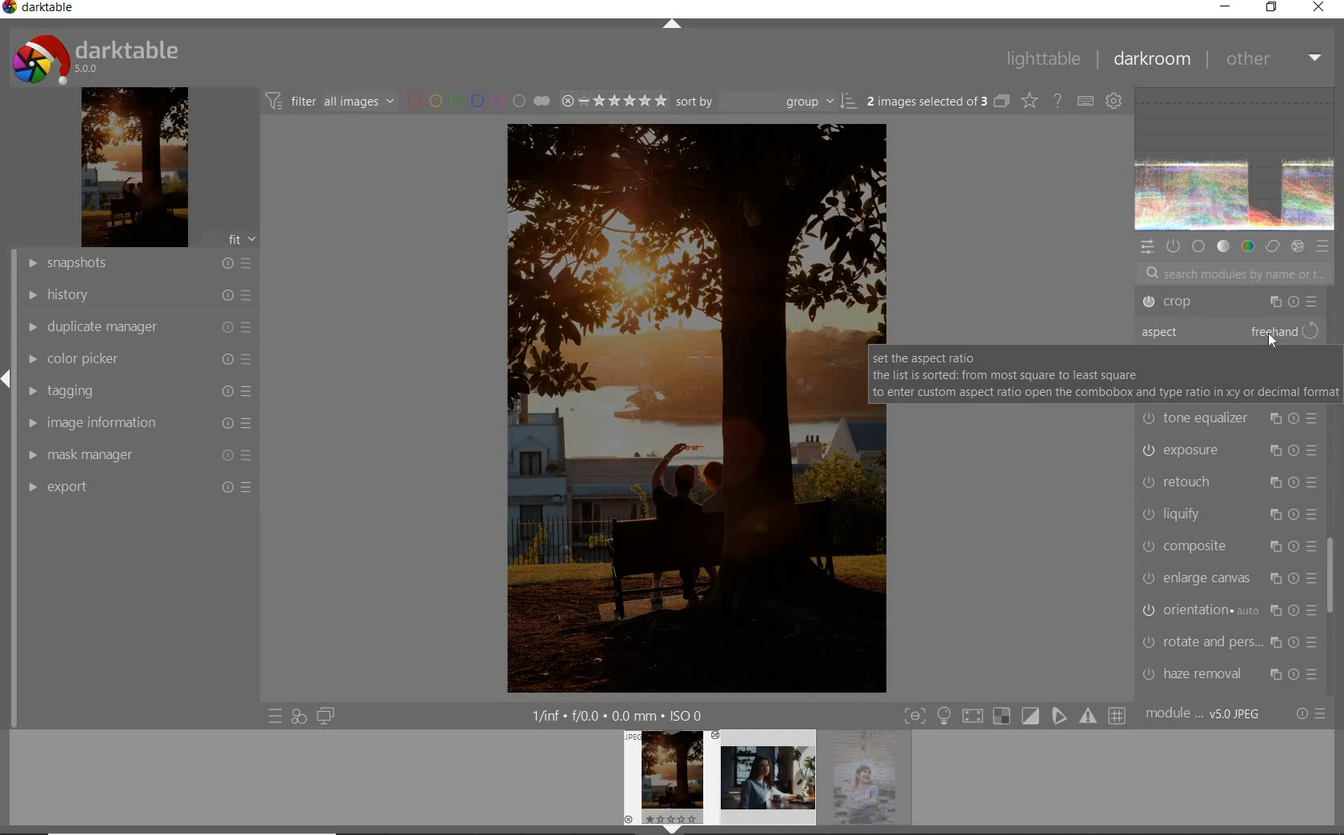 The width and height of the screenshot is (1344, 835). What do you see at coordinates (1002, 102) in the screenshot?
I see `collapse grouped images` at bounding box center [1002, 102].